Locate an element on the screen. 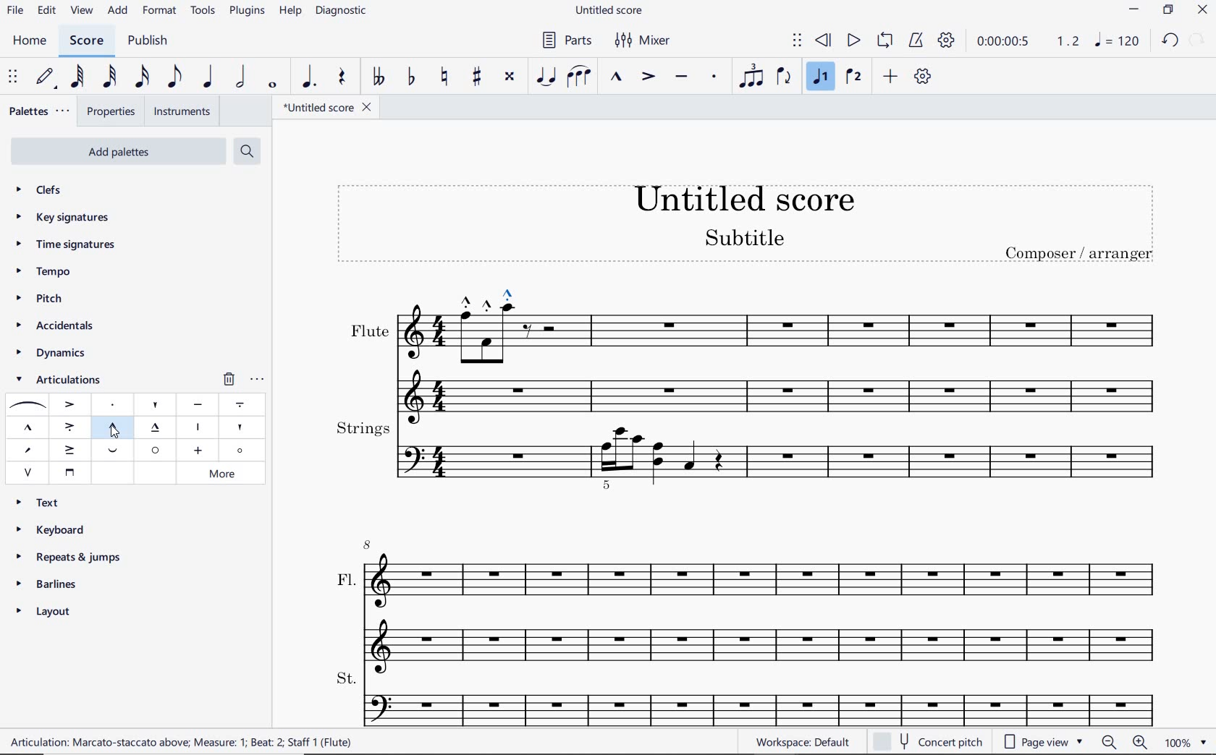  STACCATISSIMO WEDGE ABOVE is located at coordinates (238, 427).